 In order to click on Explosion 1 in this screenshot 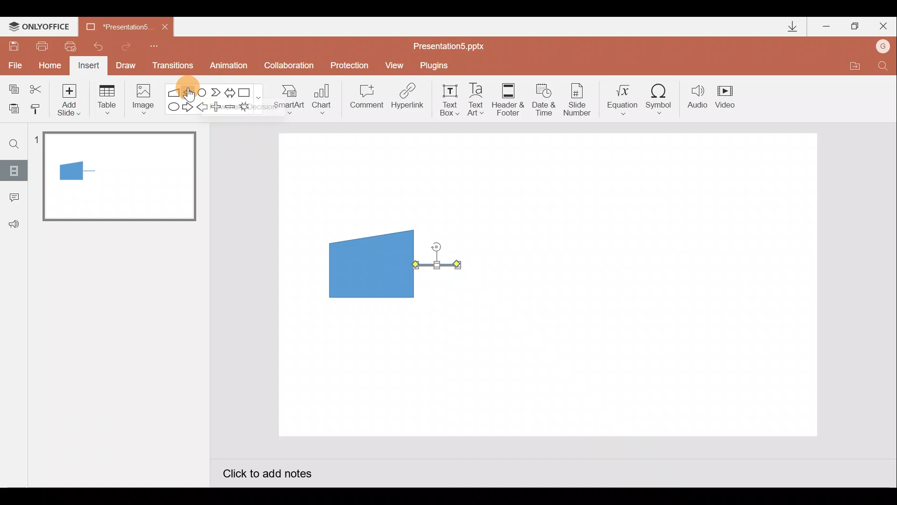, I will do `click(250, 108)`.